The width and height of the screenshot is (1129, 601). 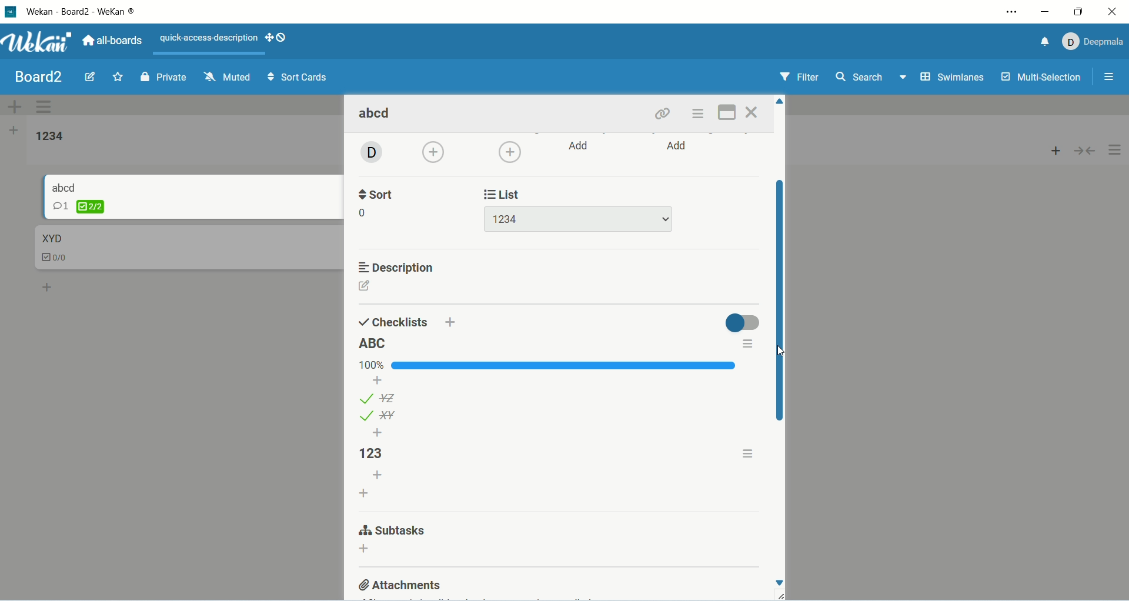 What do you see at coordinates (577, 219) in the screenshot?
I see `list` at bounding box center [577, 219].